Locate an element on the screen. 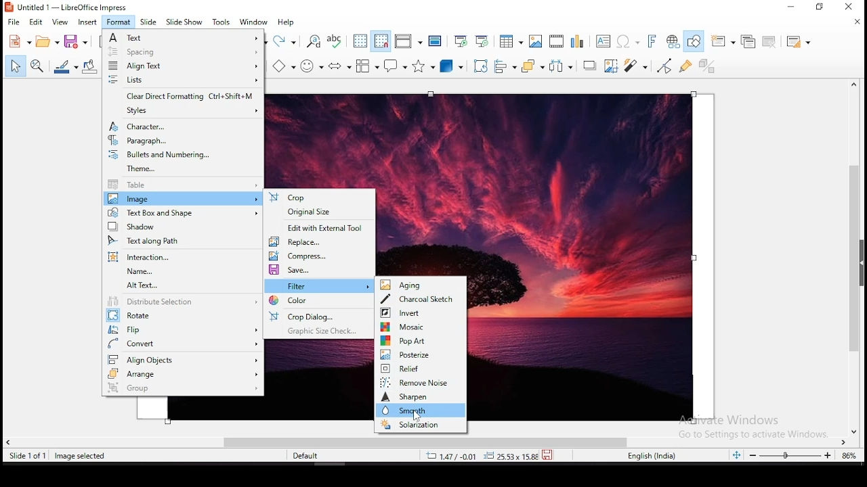 The image size is (867, 487). new slide is located at coordinates (723, 41).